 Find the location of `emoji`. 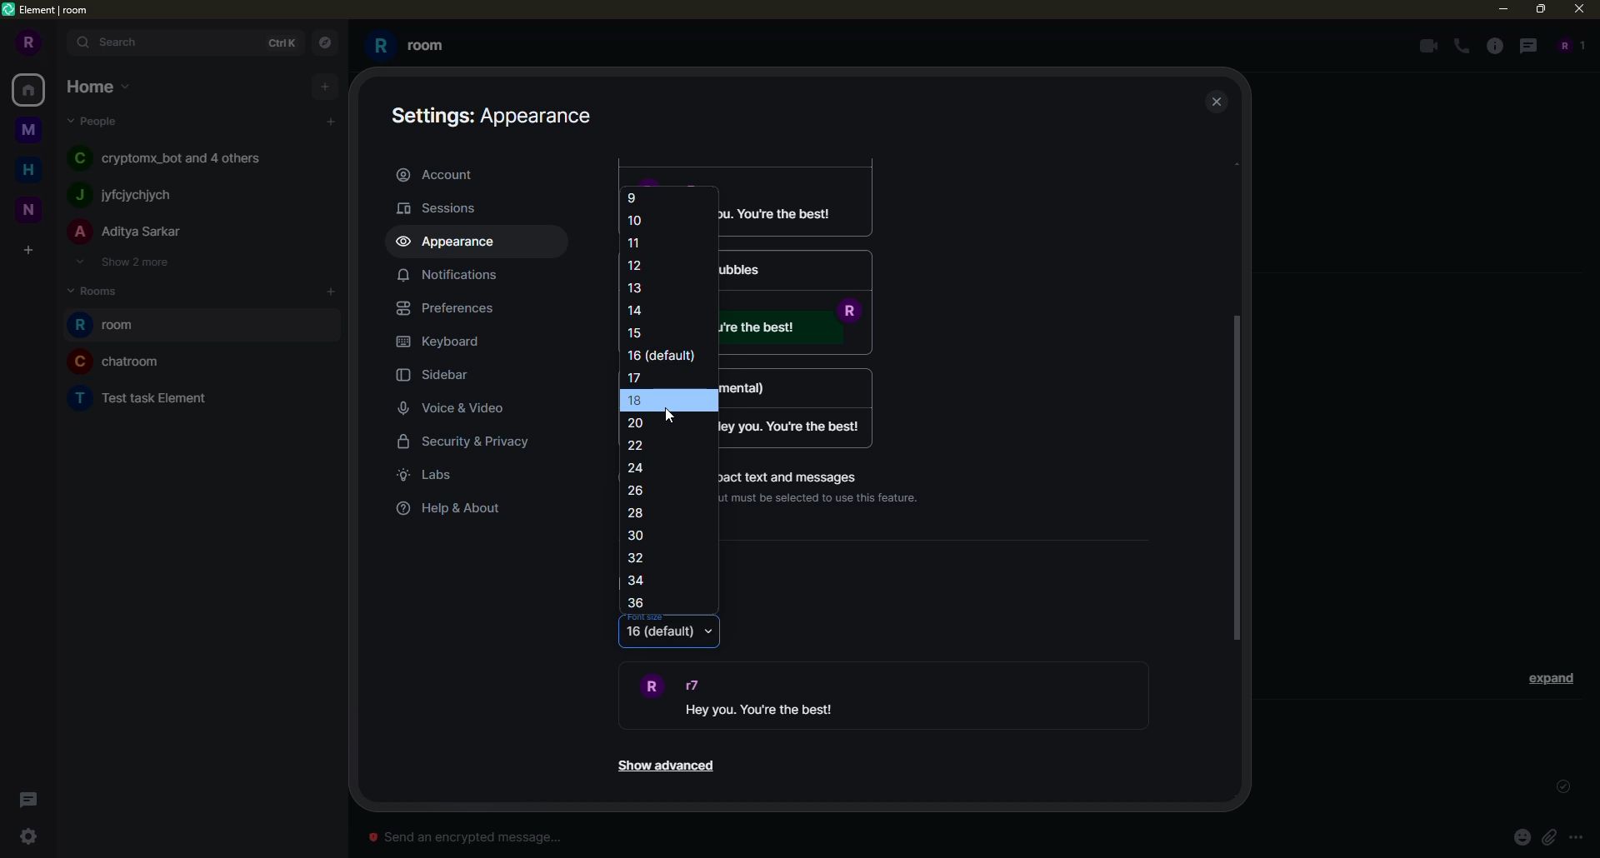

emoji is located at coordinates (1522, 836).